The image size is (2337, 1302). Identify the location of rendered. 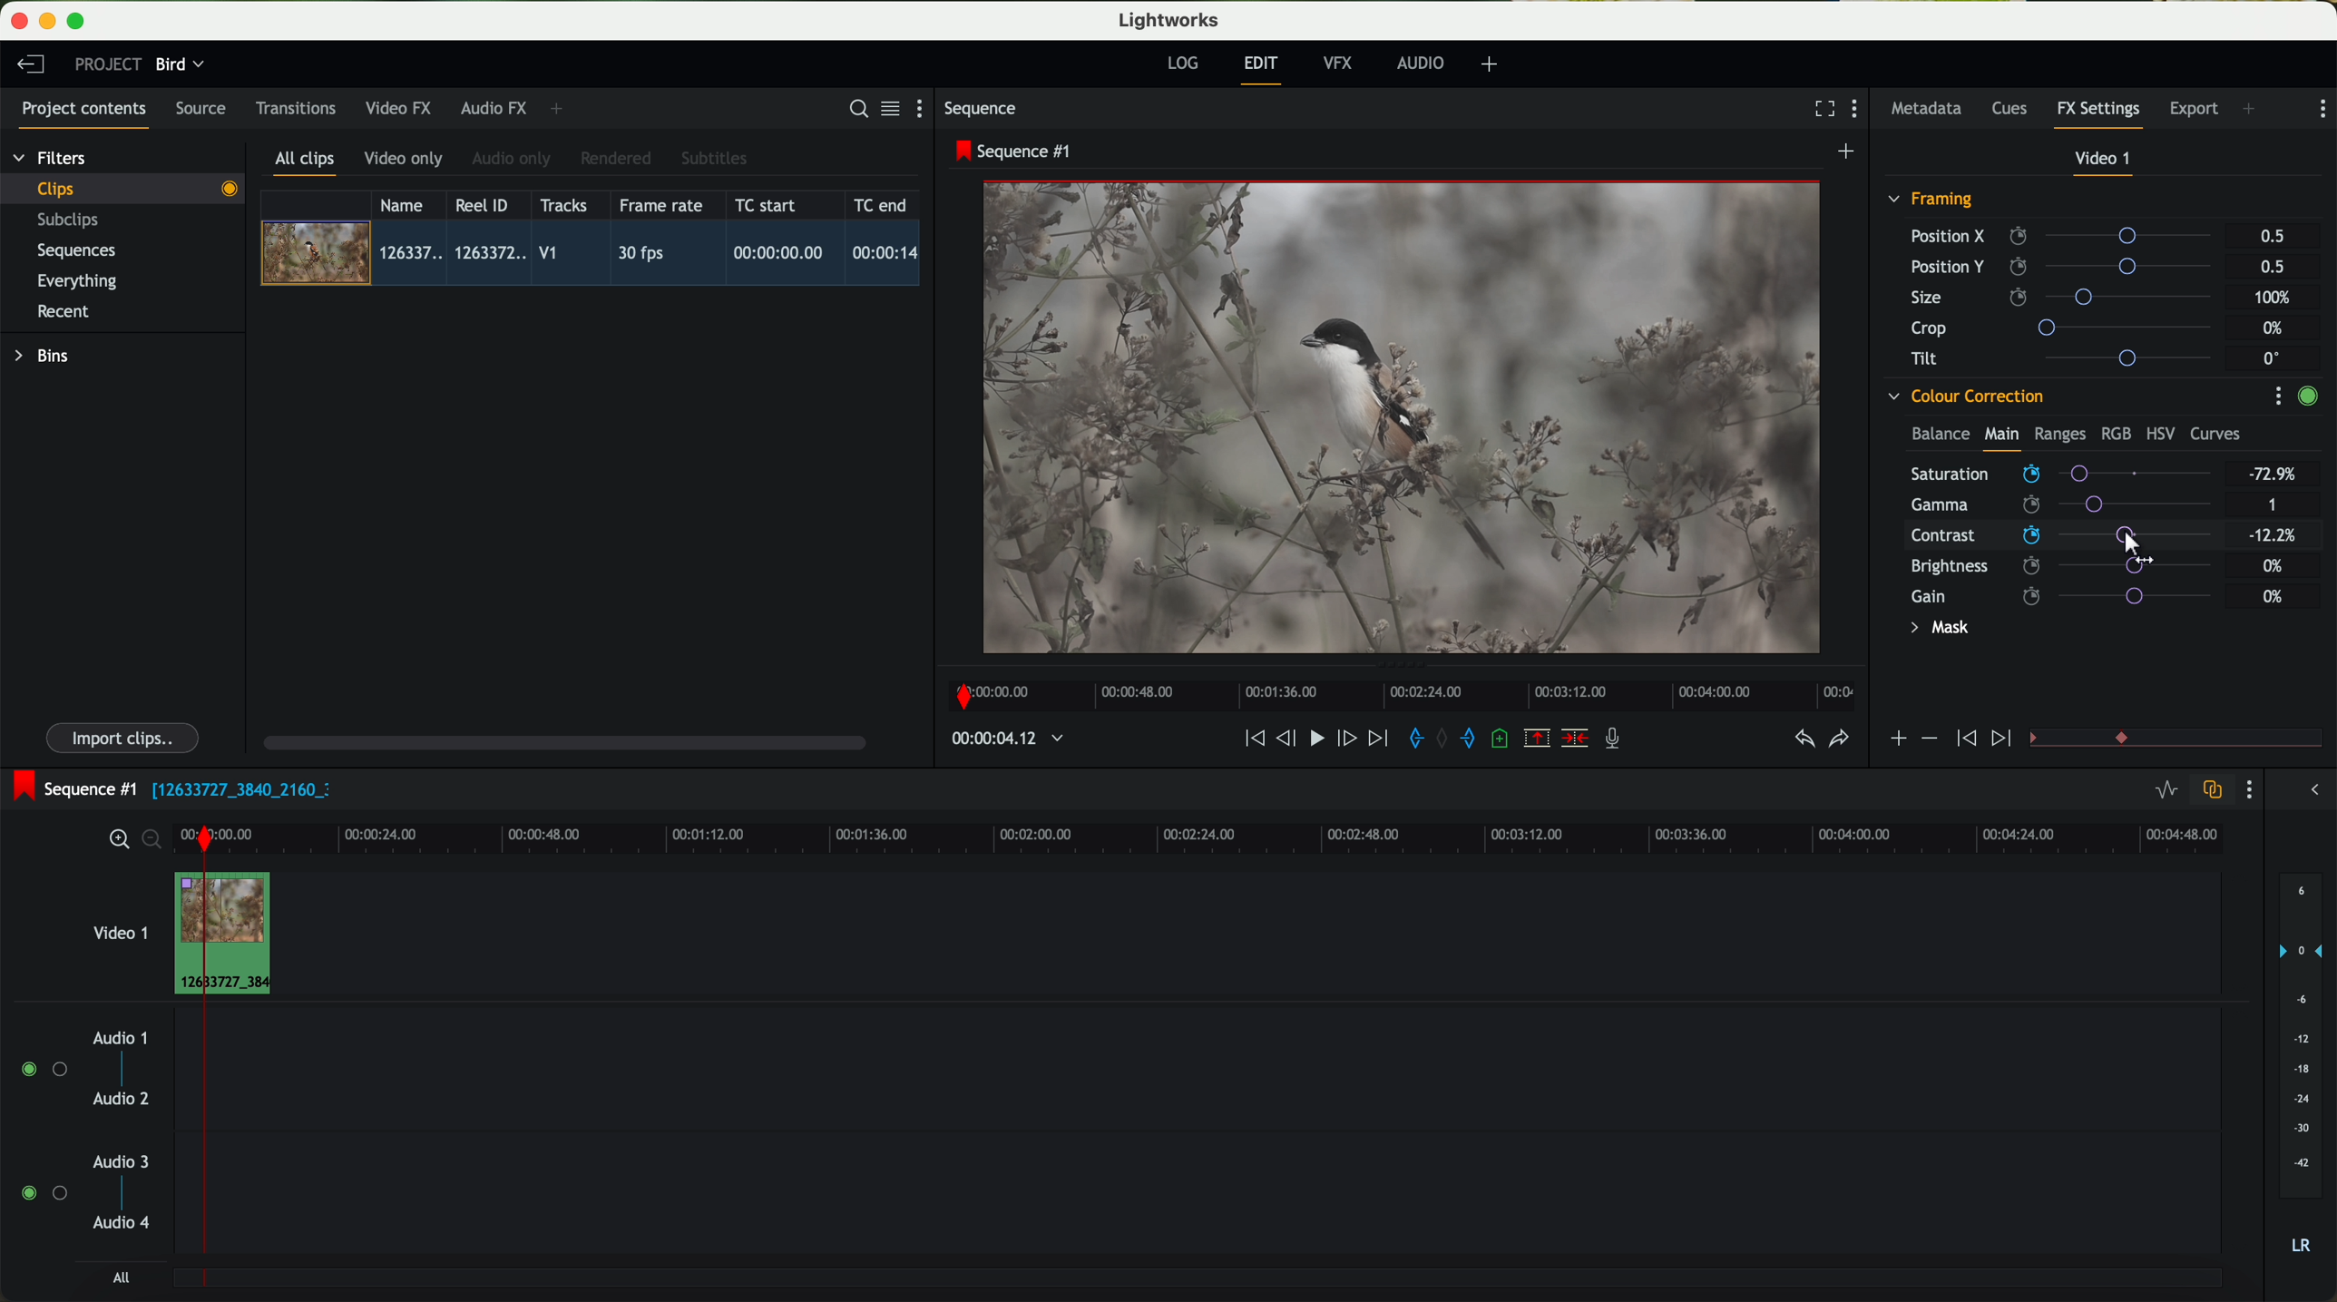
(617, 160).